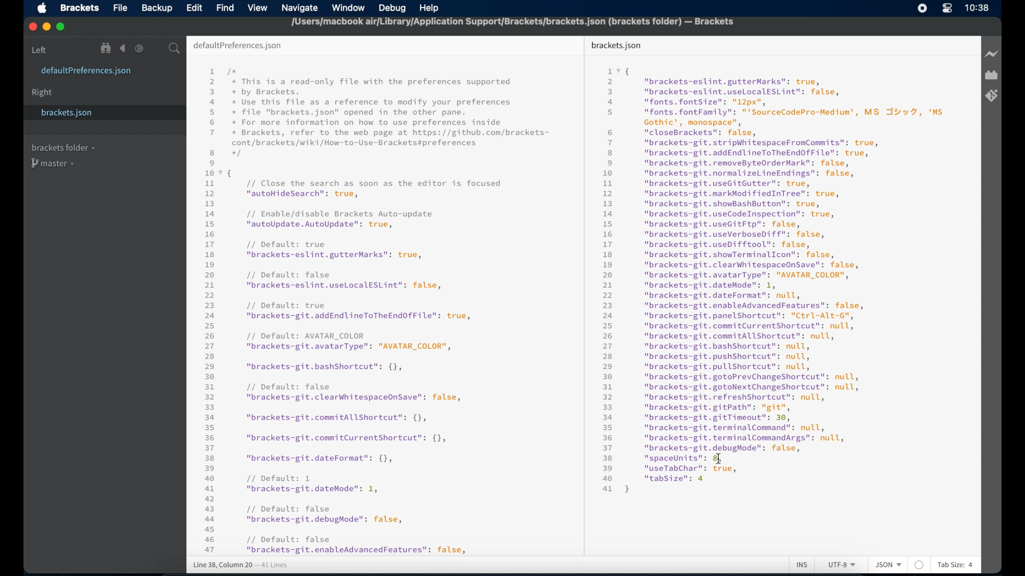  I want to click on ins, so click(801, 564).